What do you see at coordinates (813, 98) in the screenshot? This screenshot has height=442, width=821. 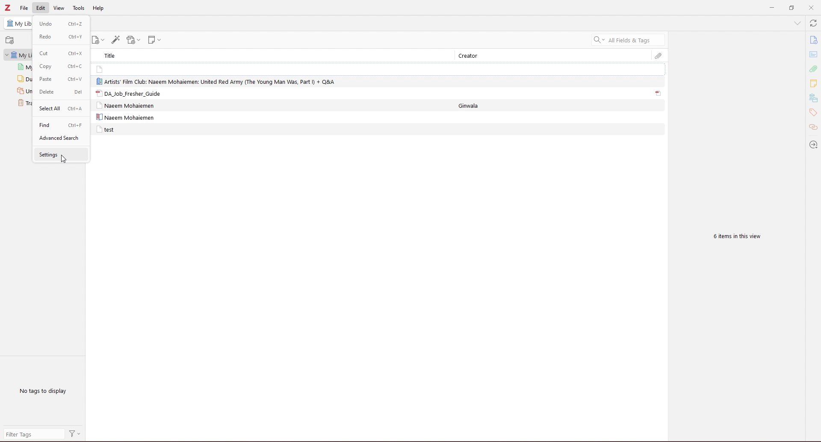 I see `libraries and collection` at bounding box center [813, 98].